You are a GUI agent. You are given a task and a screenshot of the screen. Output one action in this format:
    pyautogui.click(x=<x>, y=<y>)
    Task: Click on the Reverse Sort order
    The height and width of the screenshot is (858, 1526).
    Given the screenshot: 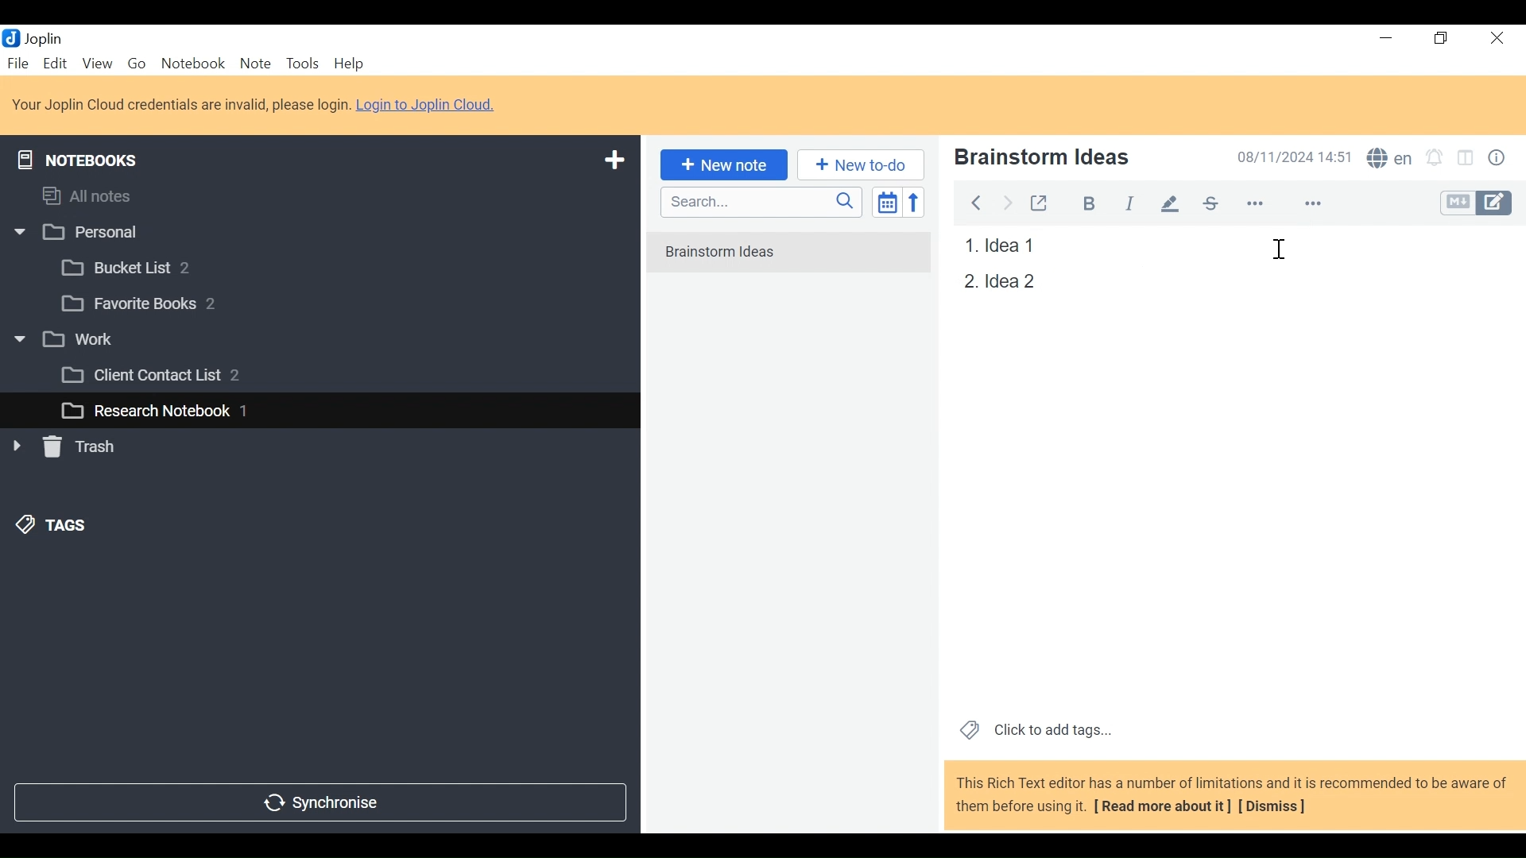 What is the action you would take?
    pyautogui.click(x=917, y=202)
    